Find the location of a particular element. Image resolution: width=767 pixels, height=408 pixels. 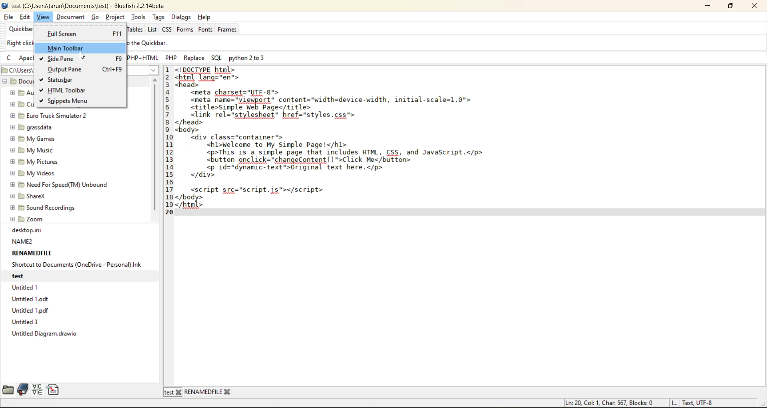

Untitled 1 is located at coordinates (26, 287).